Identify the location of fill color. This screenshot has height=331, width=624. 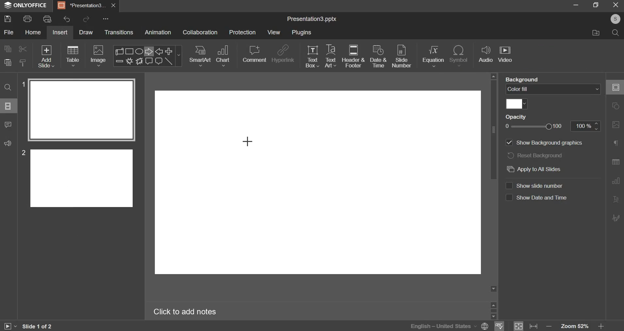
(517, 104).